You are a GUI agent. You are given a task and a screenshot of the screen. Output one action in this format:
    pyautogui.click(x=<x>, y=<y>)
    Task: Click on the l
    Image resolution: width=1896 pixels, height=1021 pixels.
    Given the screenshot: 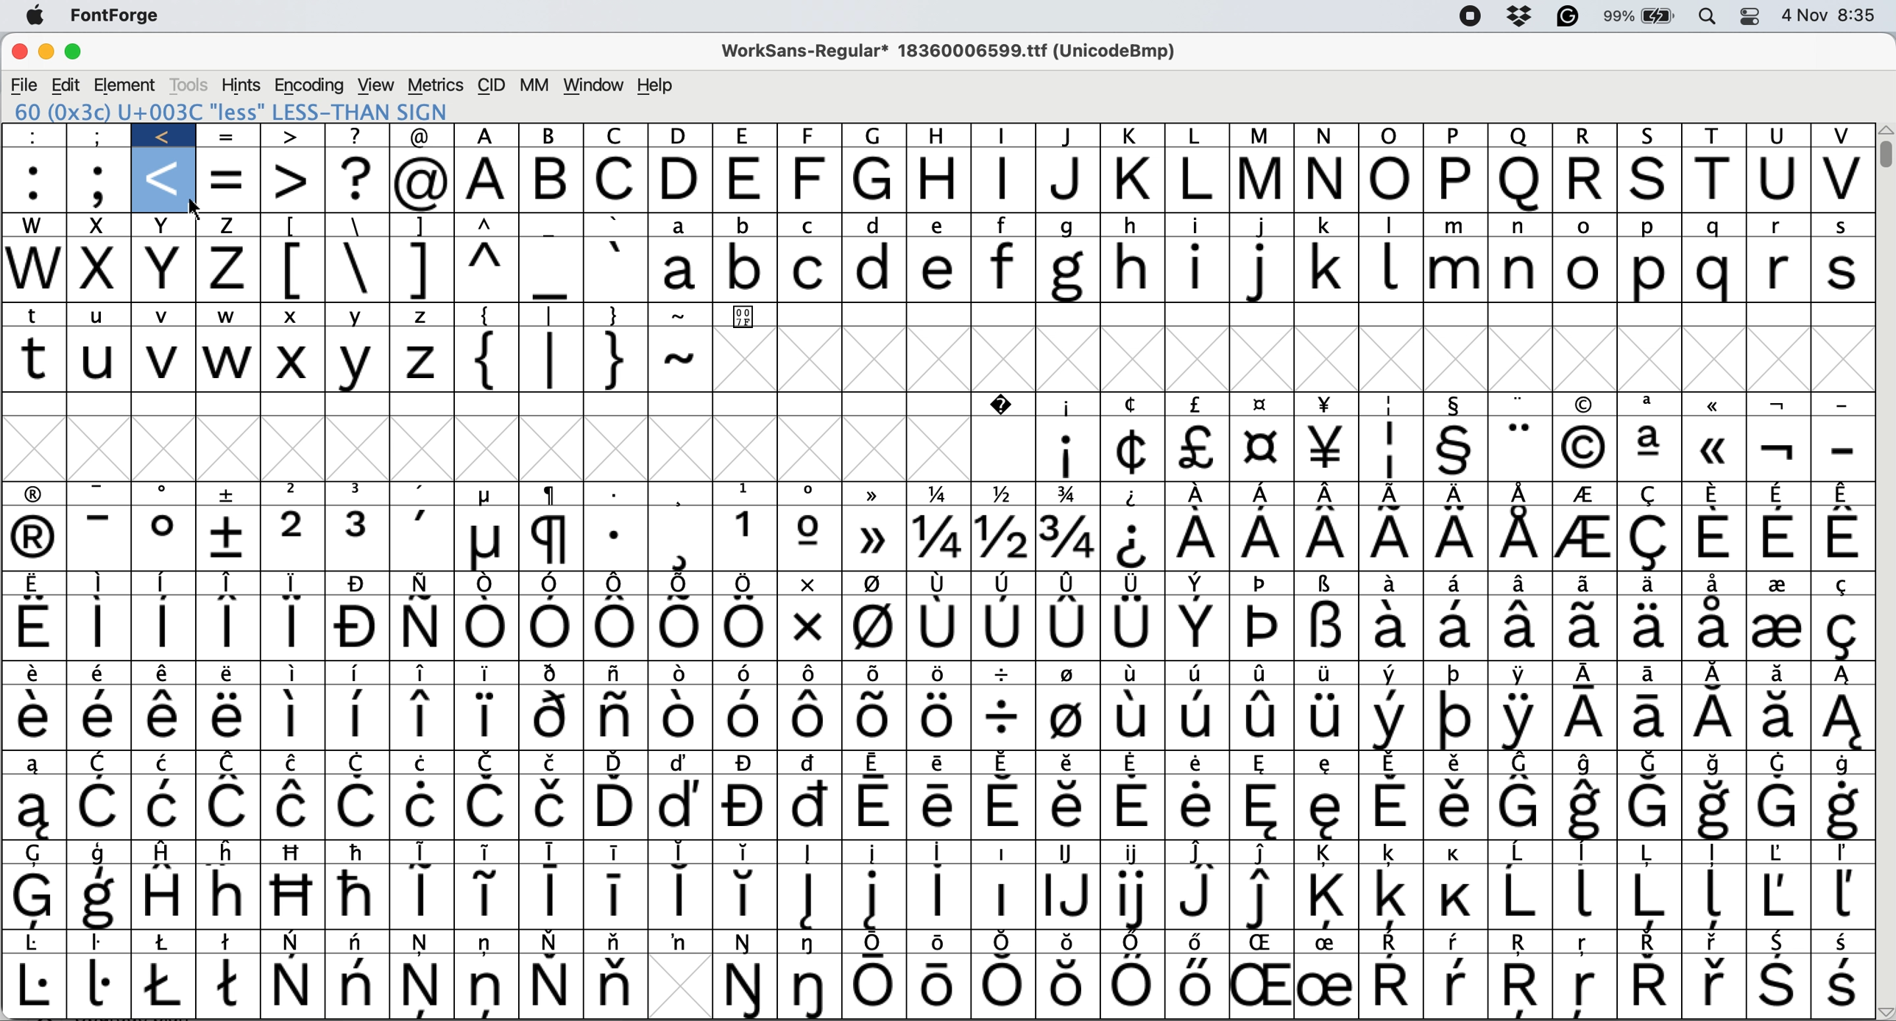 What is the action you would take?
    pyautogui.click(x=1198, y=179)
    